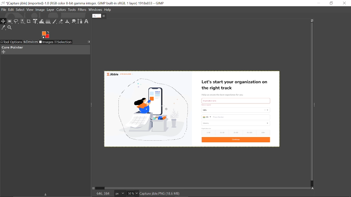 The image size is (351, 197). What do you see at coordinates (46, 42) in the screenshot?
I see `images` at bounding box center [46, 42].